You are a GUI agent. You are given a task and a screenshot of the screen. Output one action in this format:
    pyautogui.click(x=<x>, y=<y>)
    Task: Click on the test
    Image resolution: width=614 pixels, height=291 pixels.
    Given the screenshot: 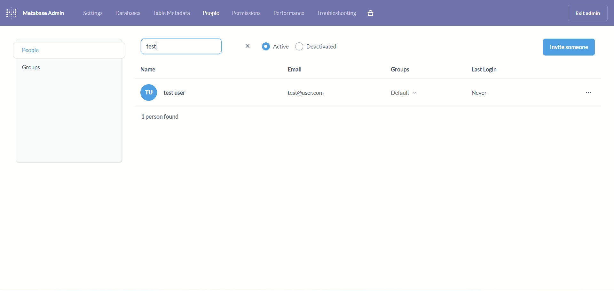 What is the action you would take?
    pyautogui.click(x=183, y=47)
    